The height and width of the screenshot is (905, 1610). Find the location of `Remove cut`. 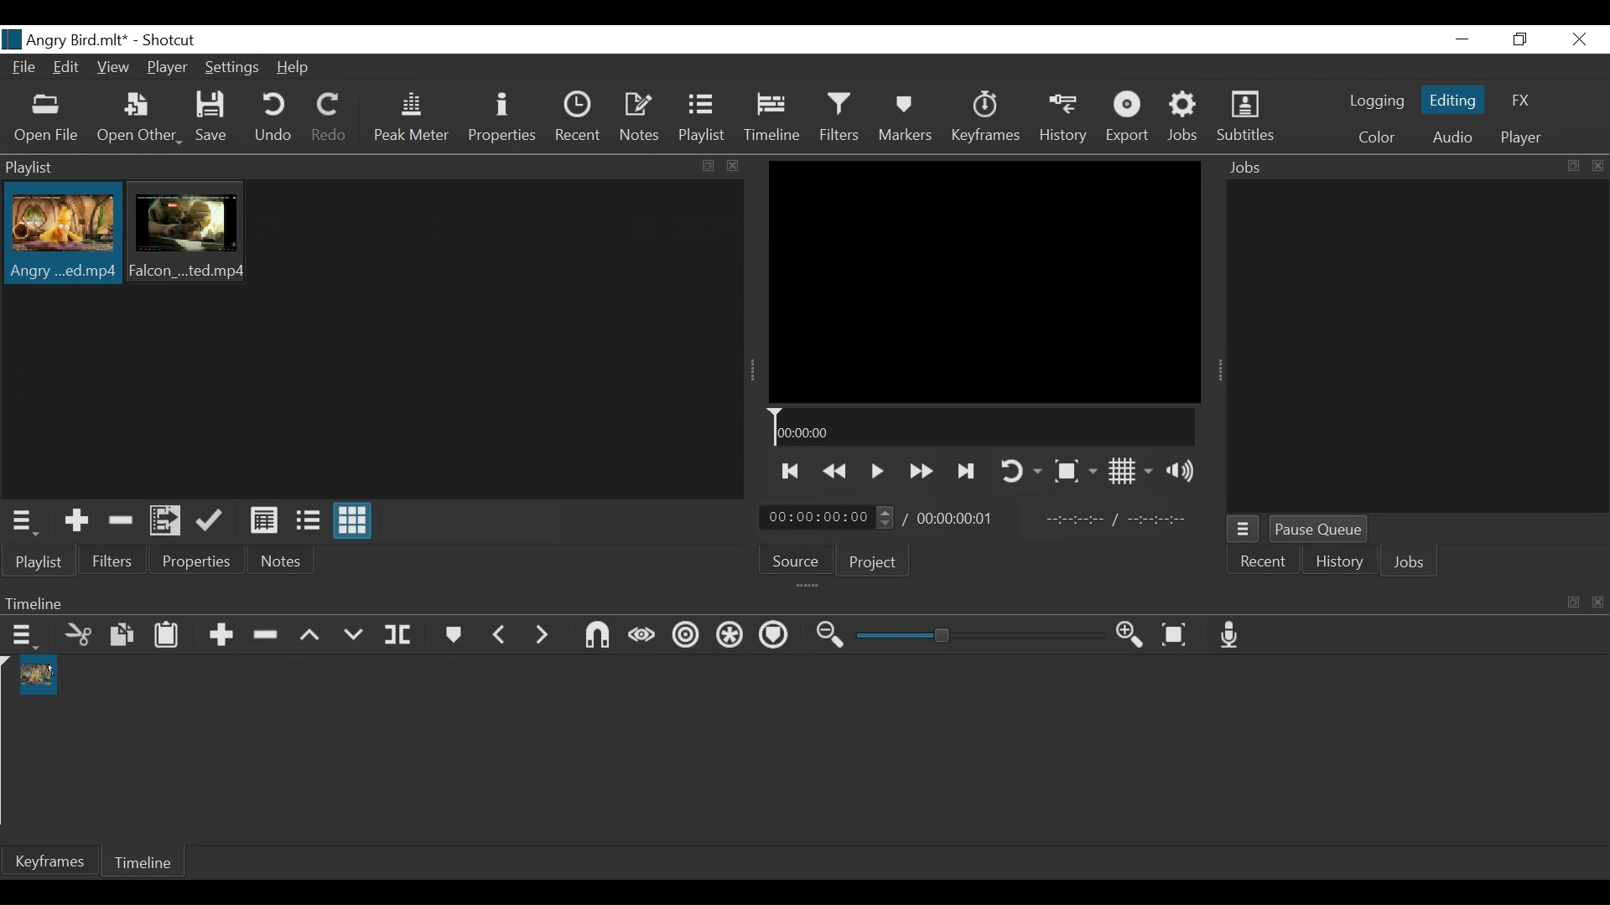

Remove cut is located at coordinates (122, 522).